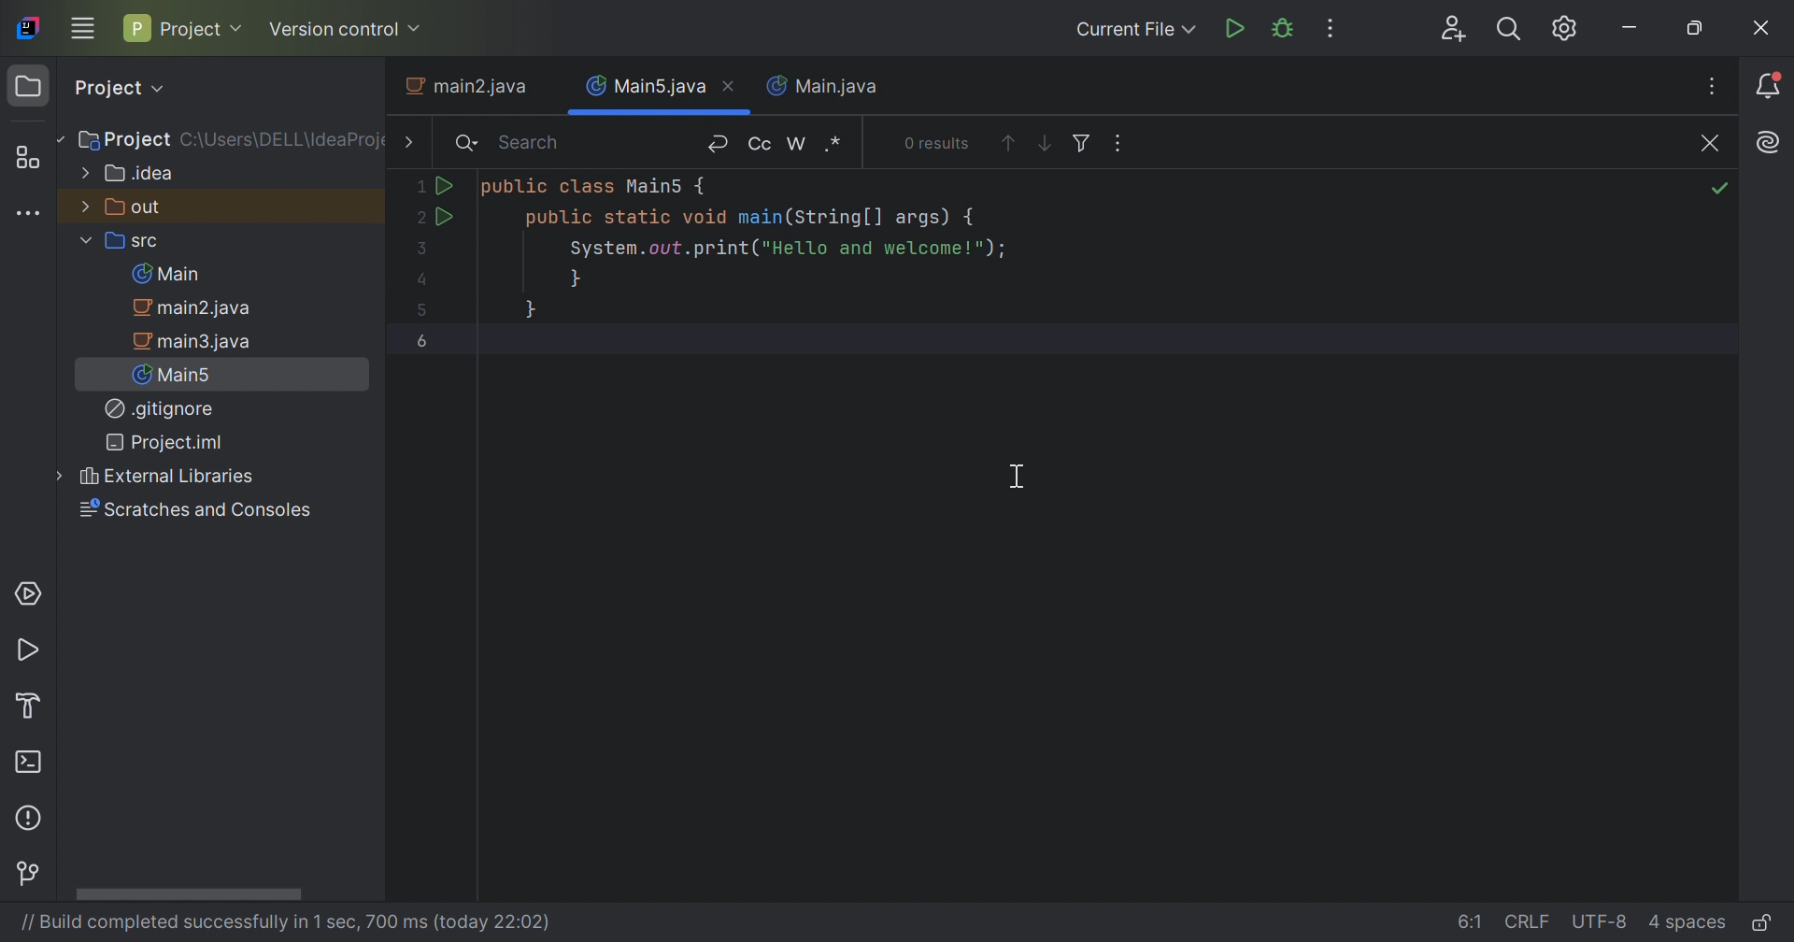  I want to click on External Libraries, so click(168, 476).